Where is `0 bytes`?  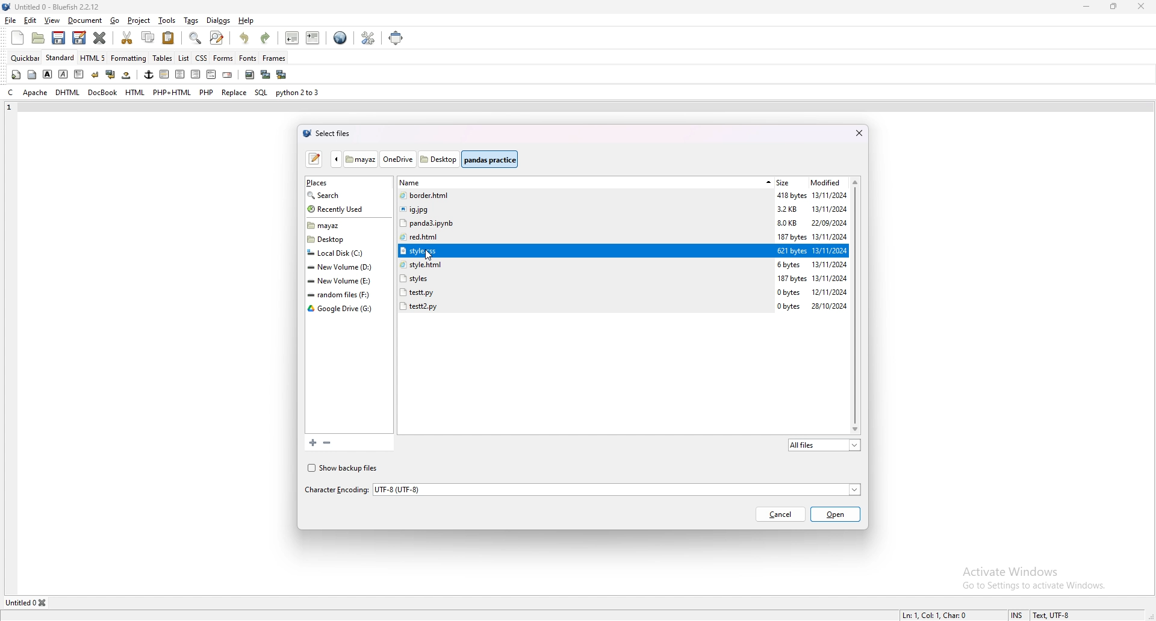
0 bytes is located at coordinates (789, 293).